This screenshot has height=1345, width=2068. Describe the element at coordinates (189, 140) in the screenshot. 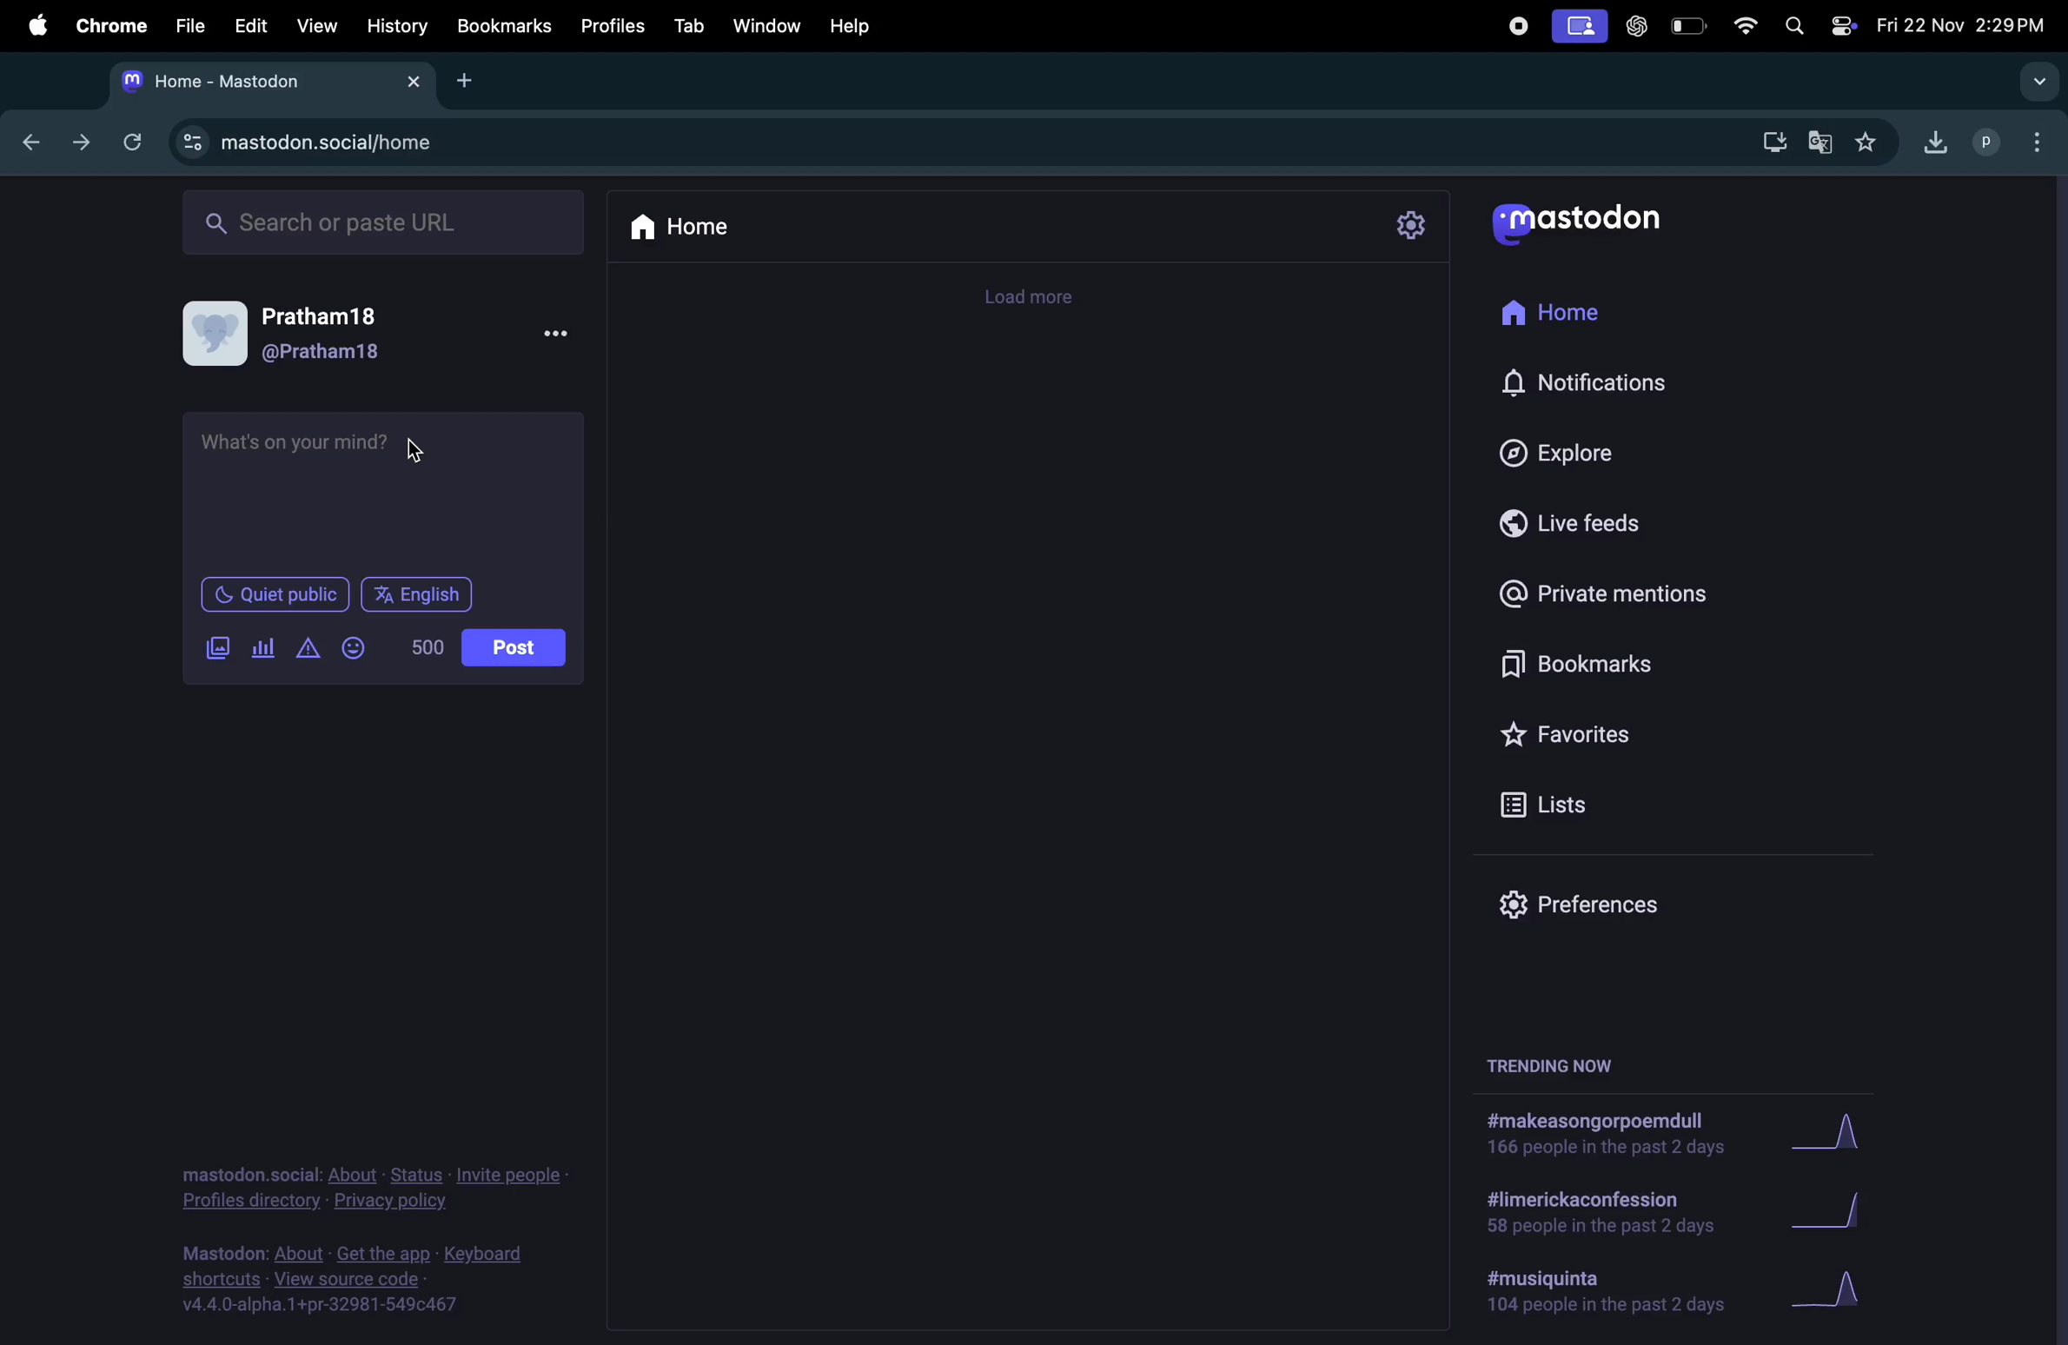

I see `` at that location.